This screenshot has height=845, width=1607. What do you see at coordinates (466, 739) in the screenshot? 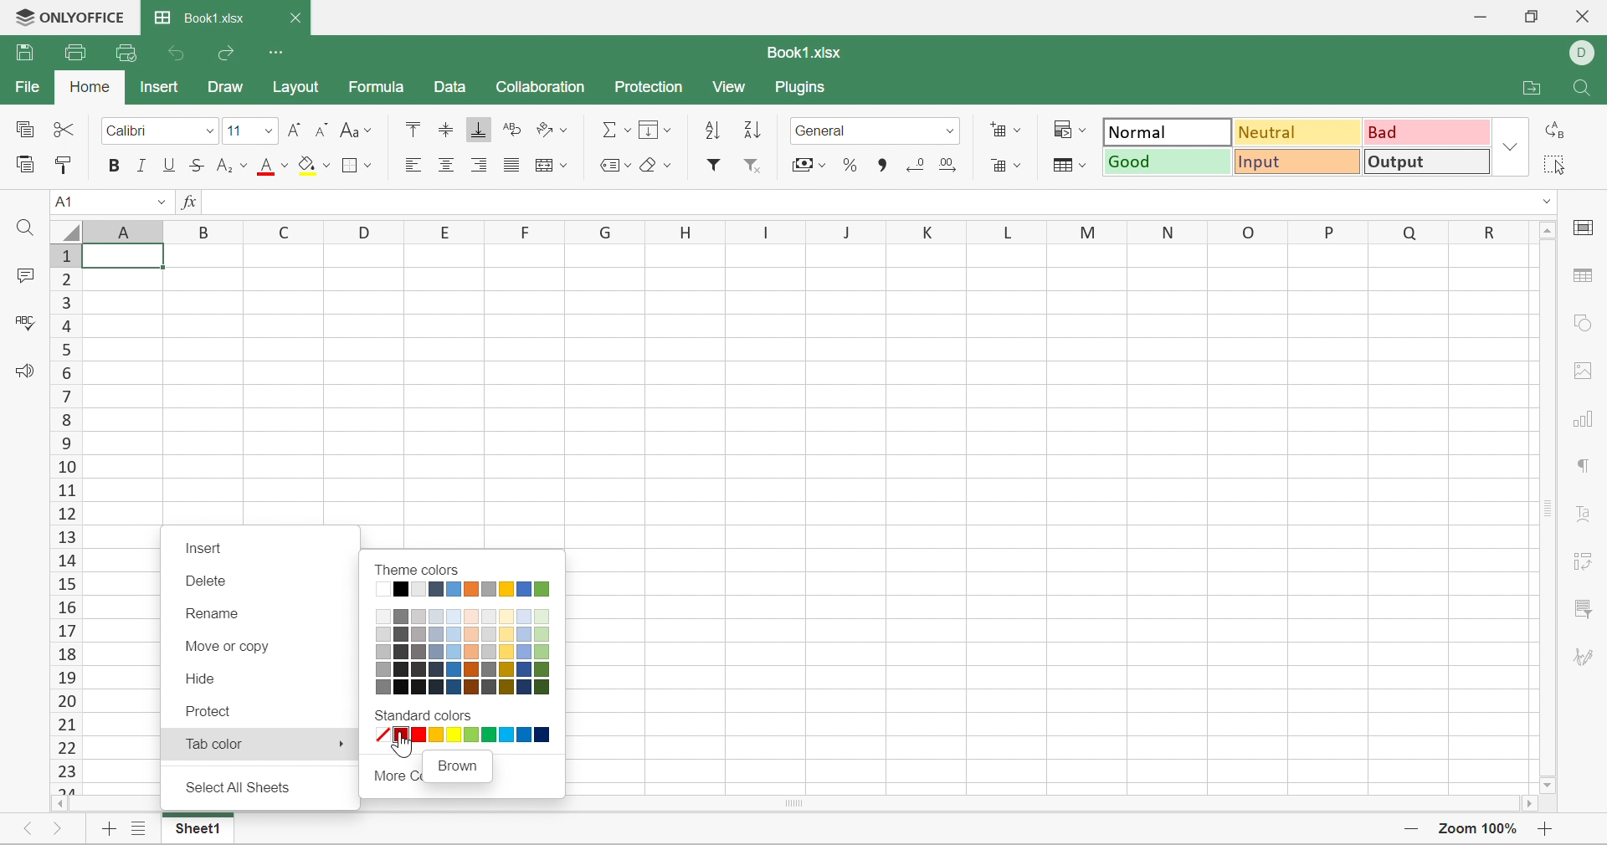
I see `Standard colors` at bounding box center [466, 739].